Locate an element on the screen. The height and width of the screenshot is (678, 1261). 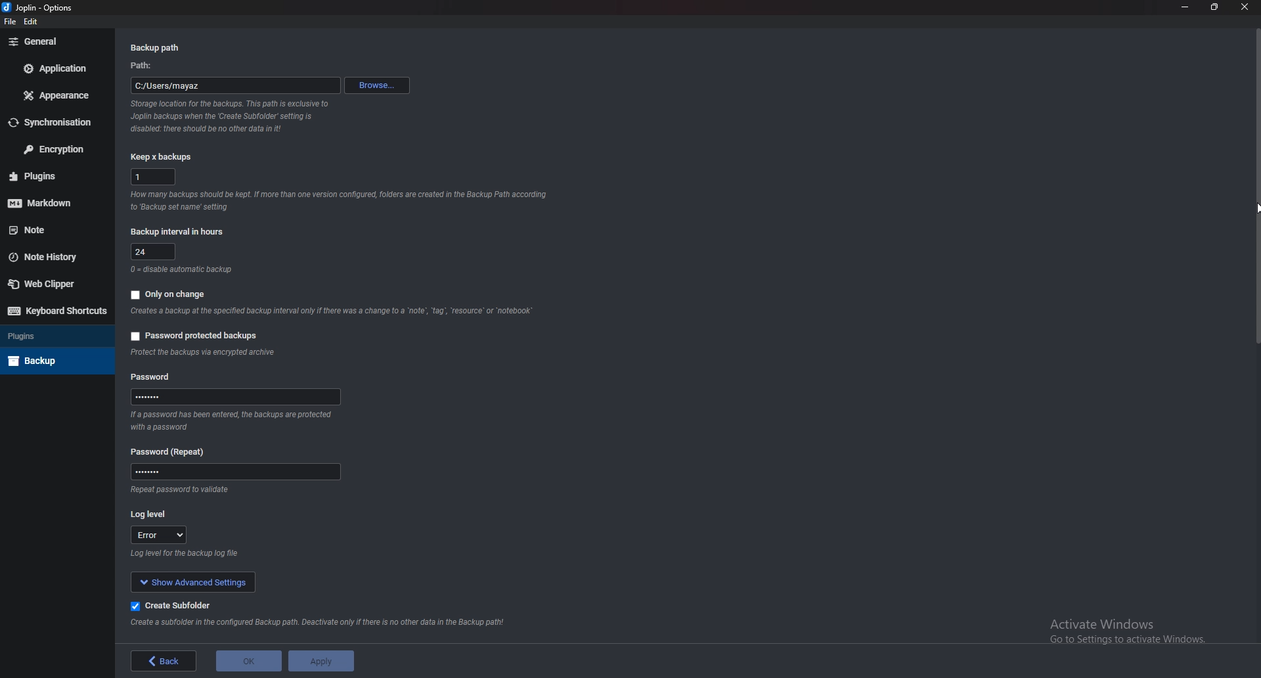
info is located at coordinates (231, 116).